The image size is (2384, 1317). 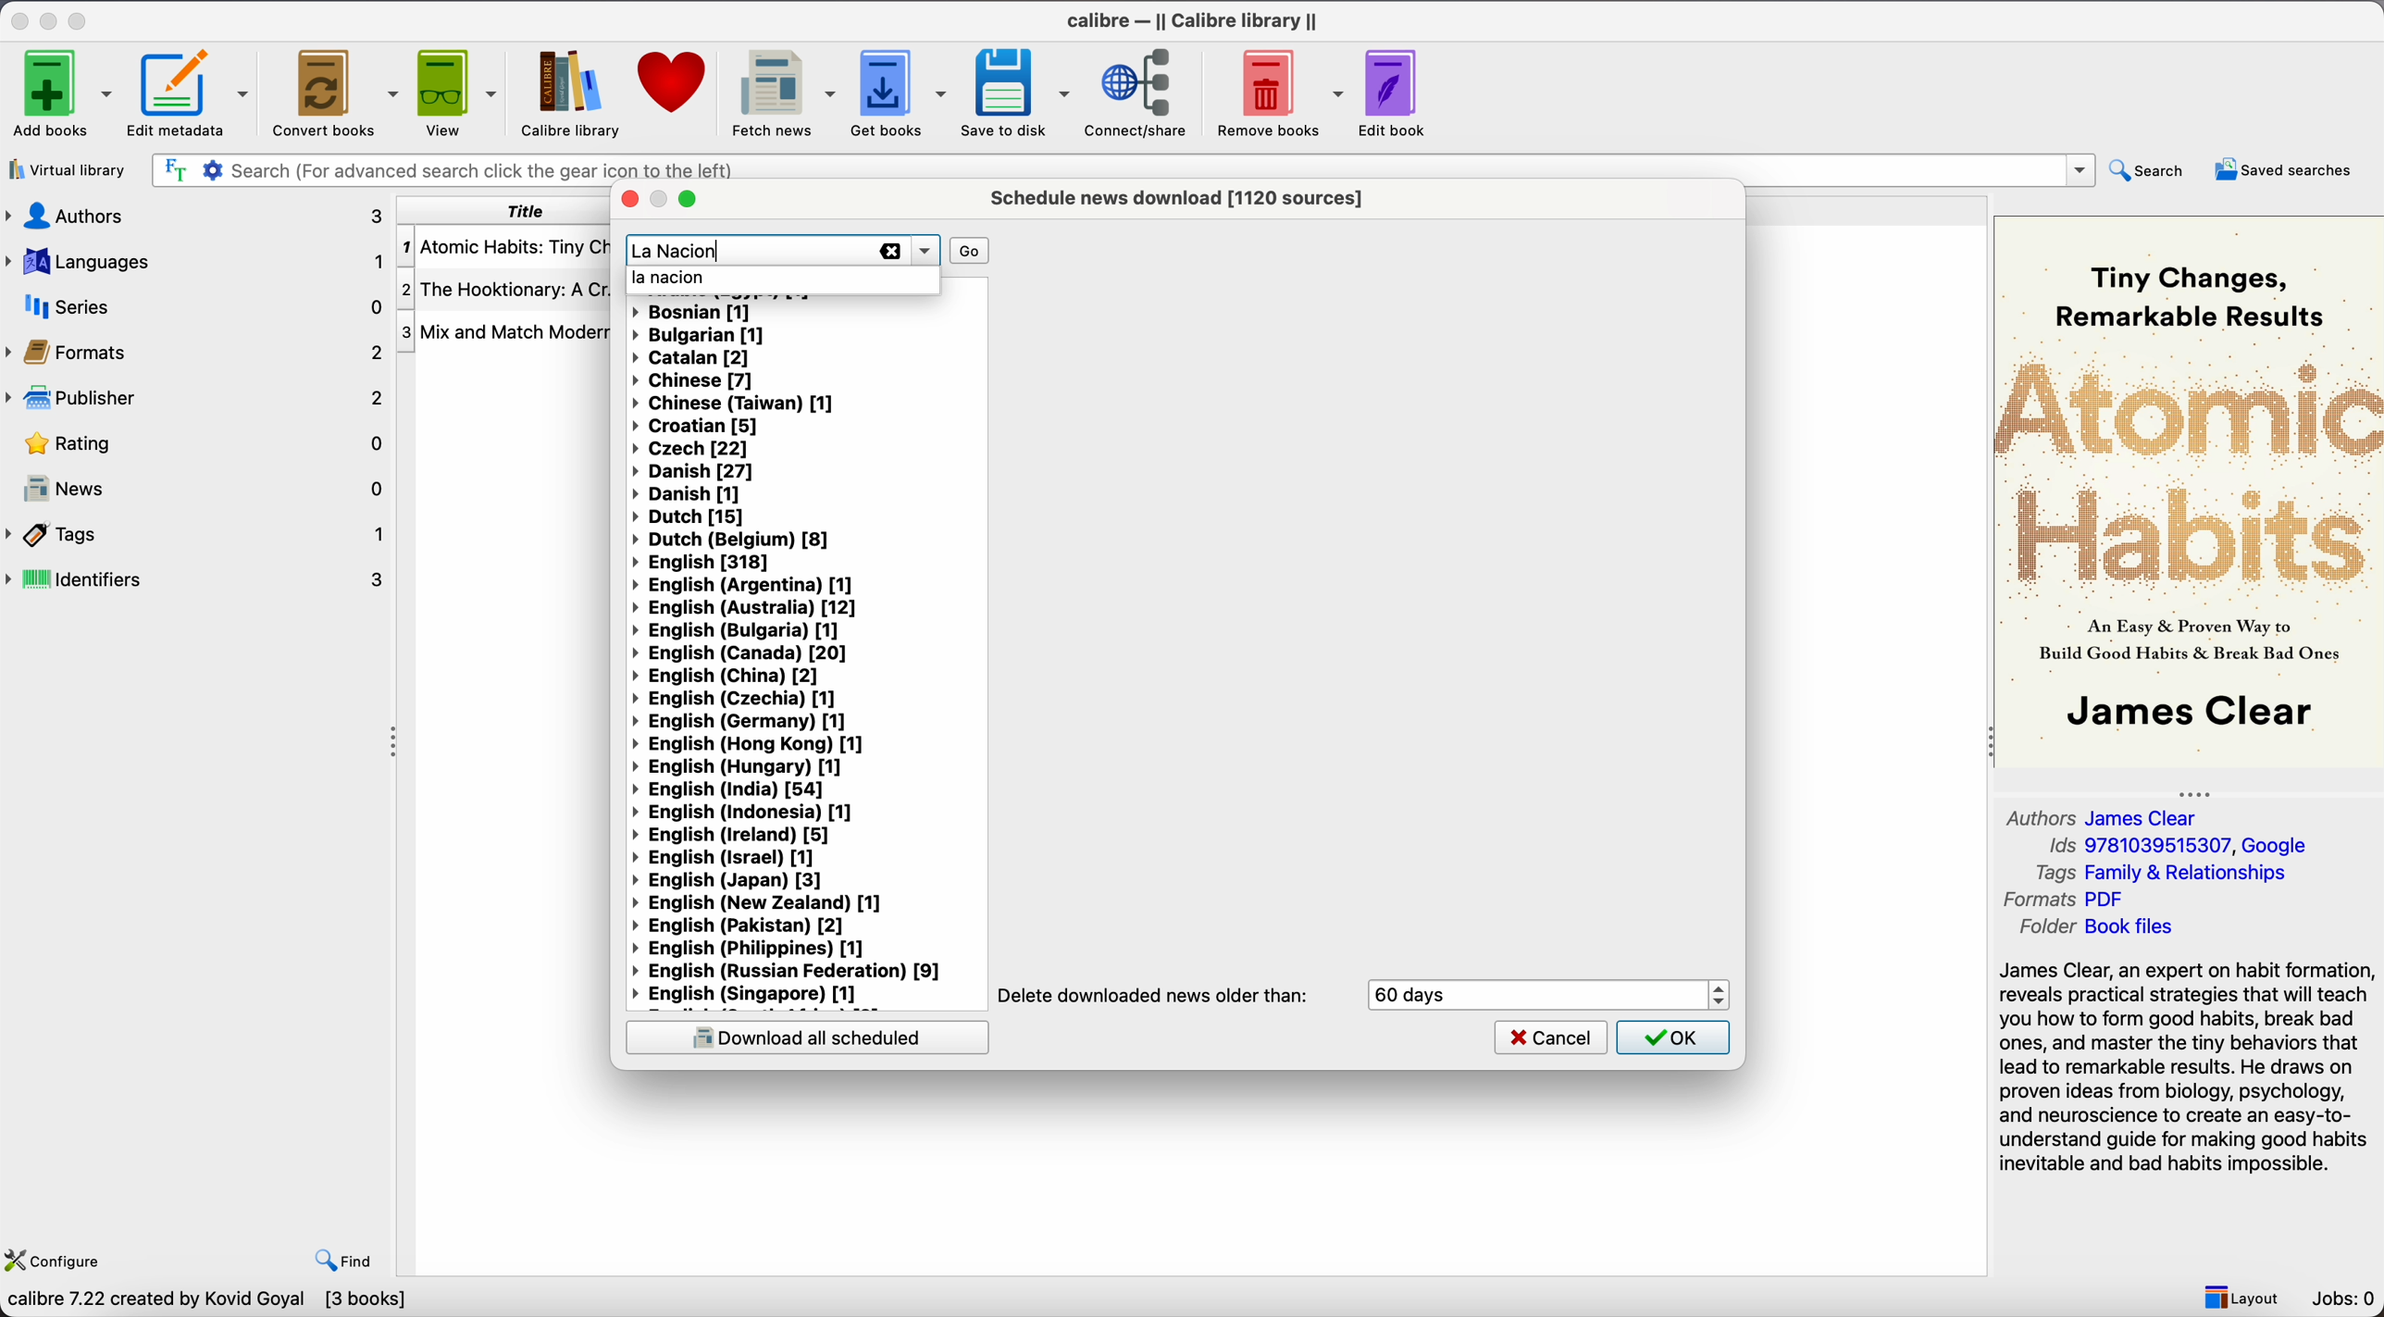 What do you see at coordinates (704, 563) in the screenshot?
I see `English [318]` at bounding box center [704, 563].